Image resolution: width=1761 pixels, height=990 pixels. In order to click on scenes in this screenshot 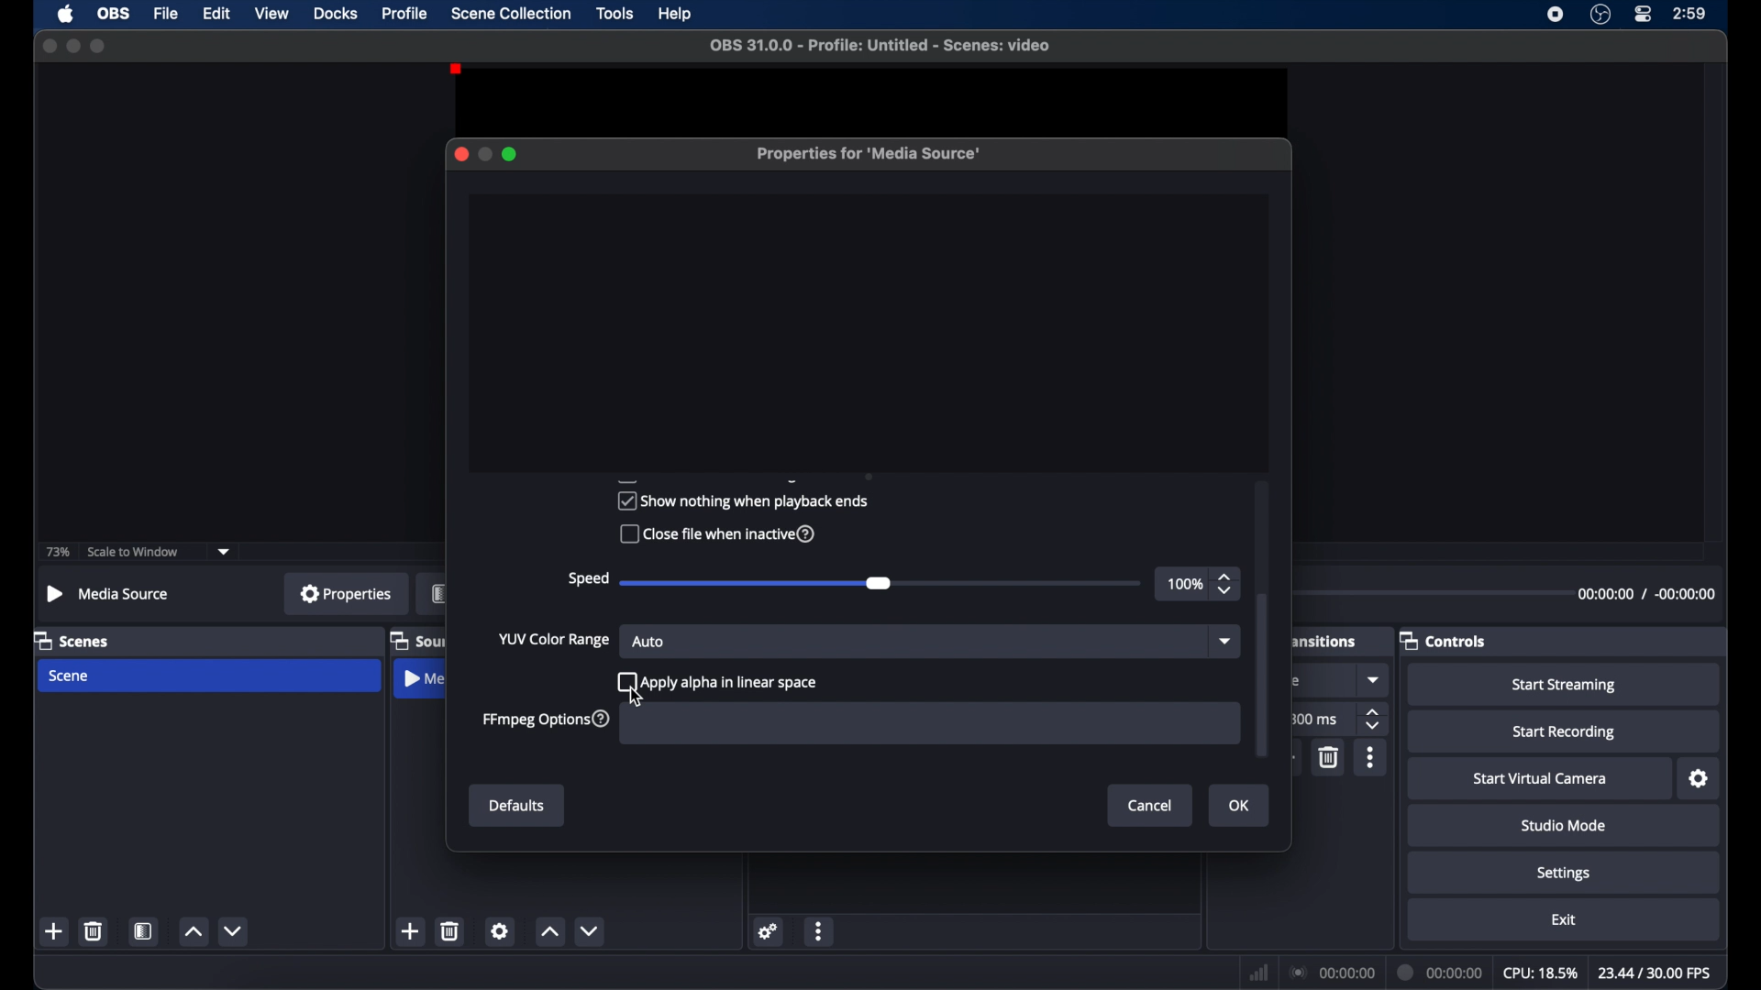, I will do `click(72, 640)`.